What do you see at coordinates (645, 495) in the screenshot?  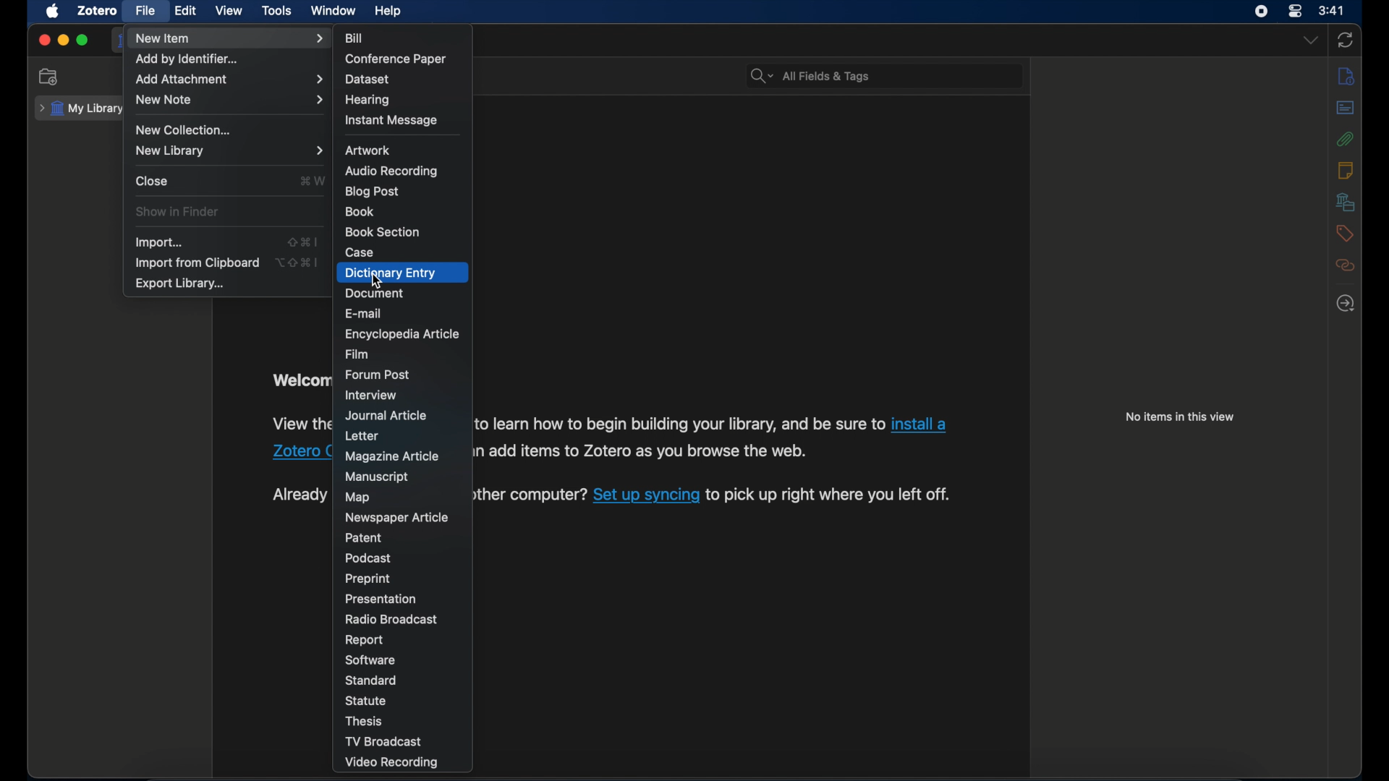 I see `link` at bounding box center [645, 495].